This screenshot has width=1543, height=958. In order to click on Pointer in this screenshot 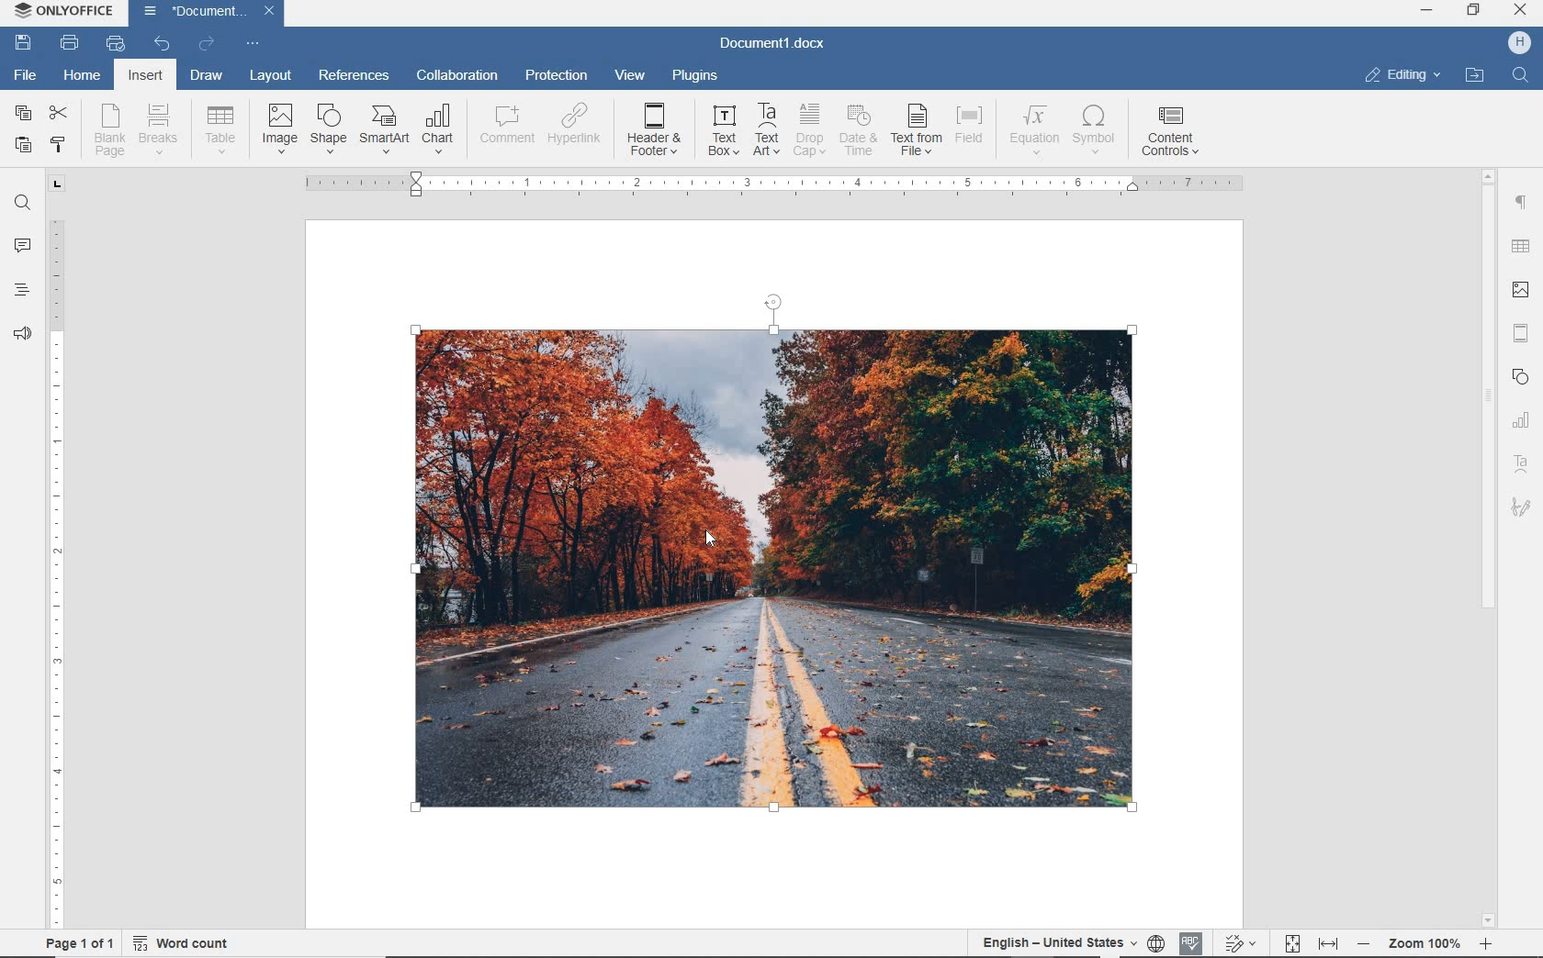, I will do `click(722, 550)`.